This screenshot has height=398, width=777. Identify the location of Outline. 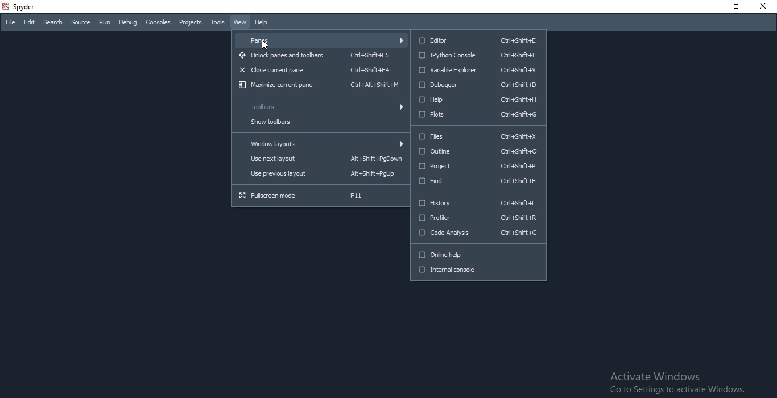
(477, 152).